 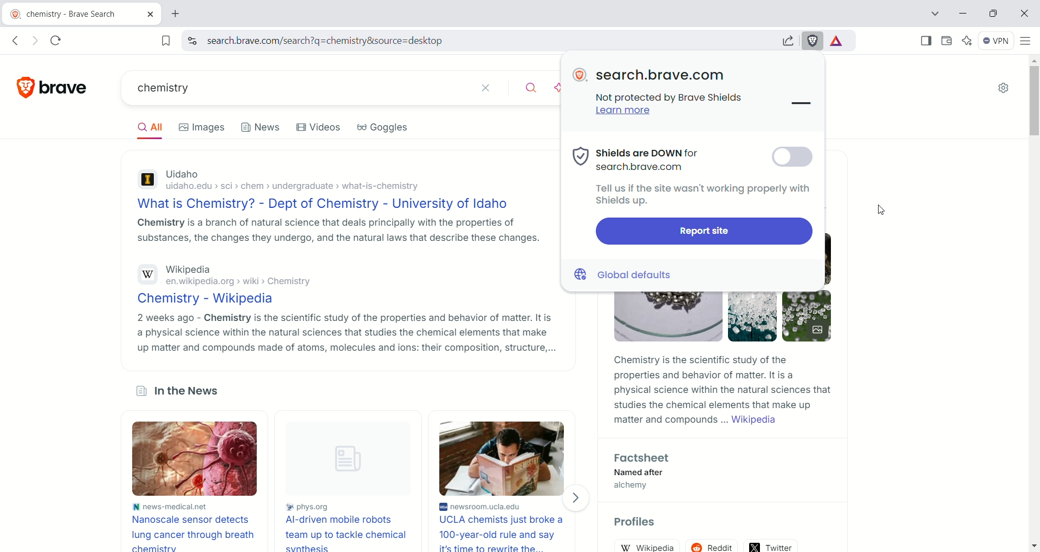 What do you see at coordinates (963, 12) in the screenshot?
I see `minimize` at bounding box center [963, 12].